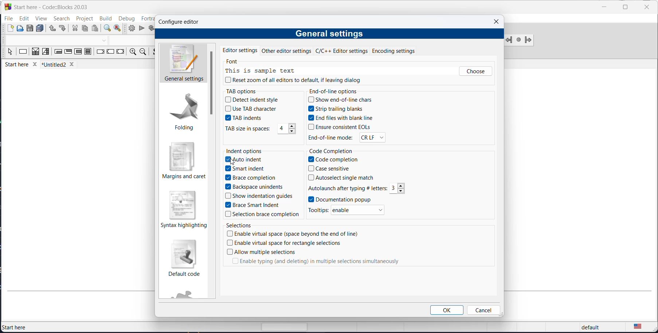 The width and height of the screenshot is (658, 333). What do you see at coordinates (68, 52) in the screenshot?
I see `exit condition loop` at bounding box center [68, 52].